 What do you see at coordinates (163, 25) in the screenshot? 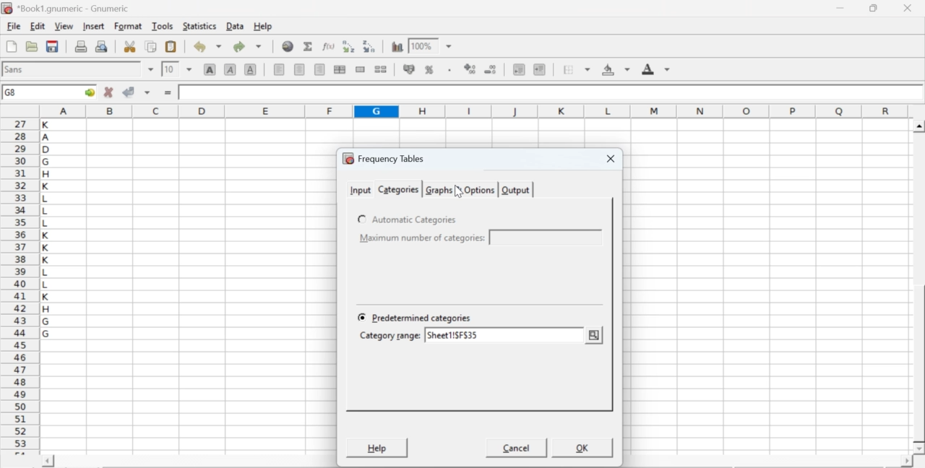
I see `tools` at bounding box center [163, 25].